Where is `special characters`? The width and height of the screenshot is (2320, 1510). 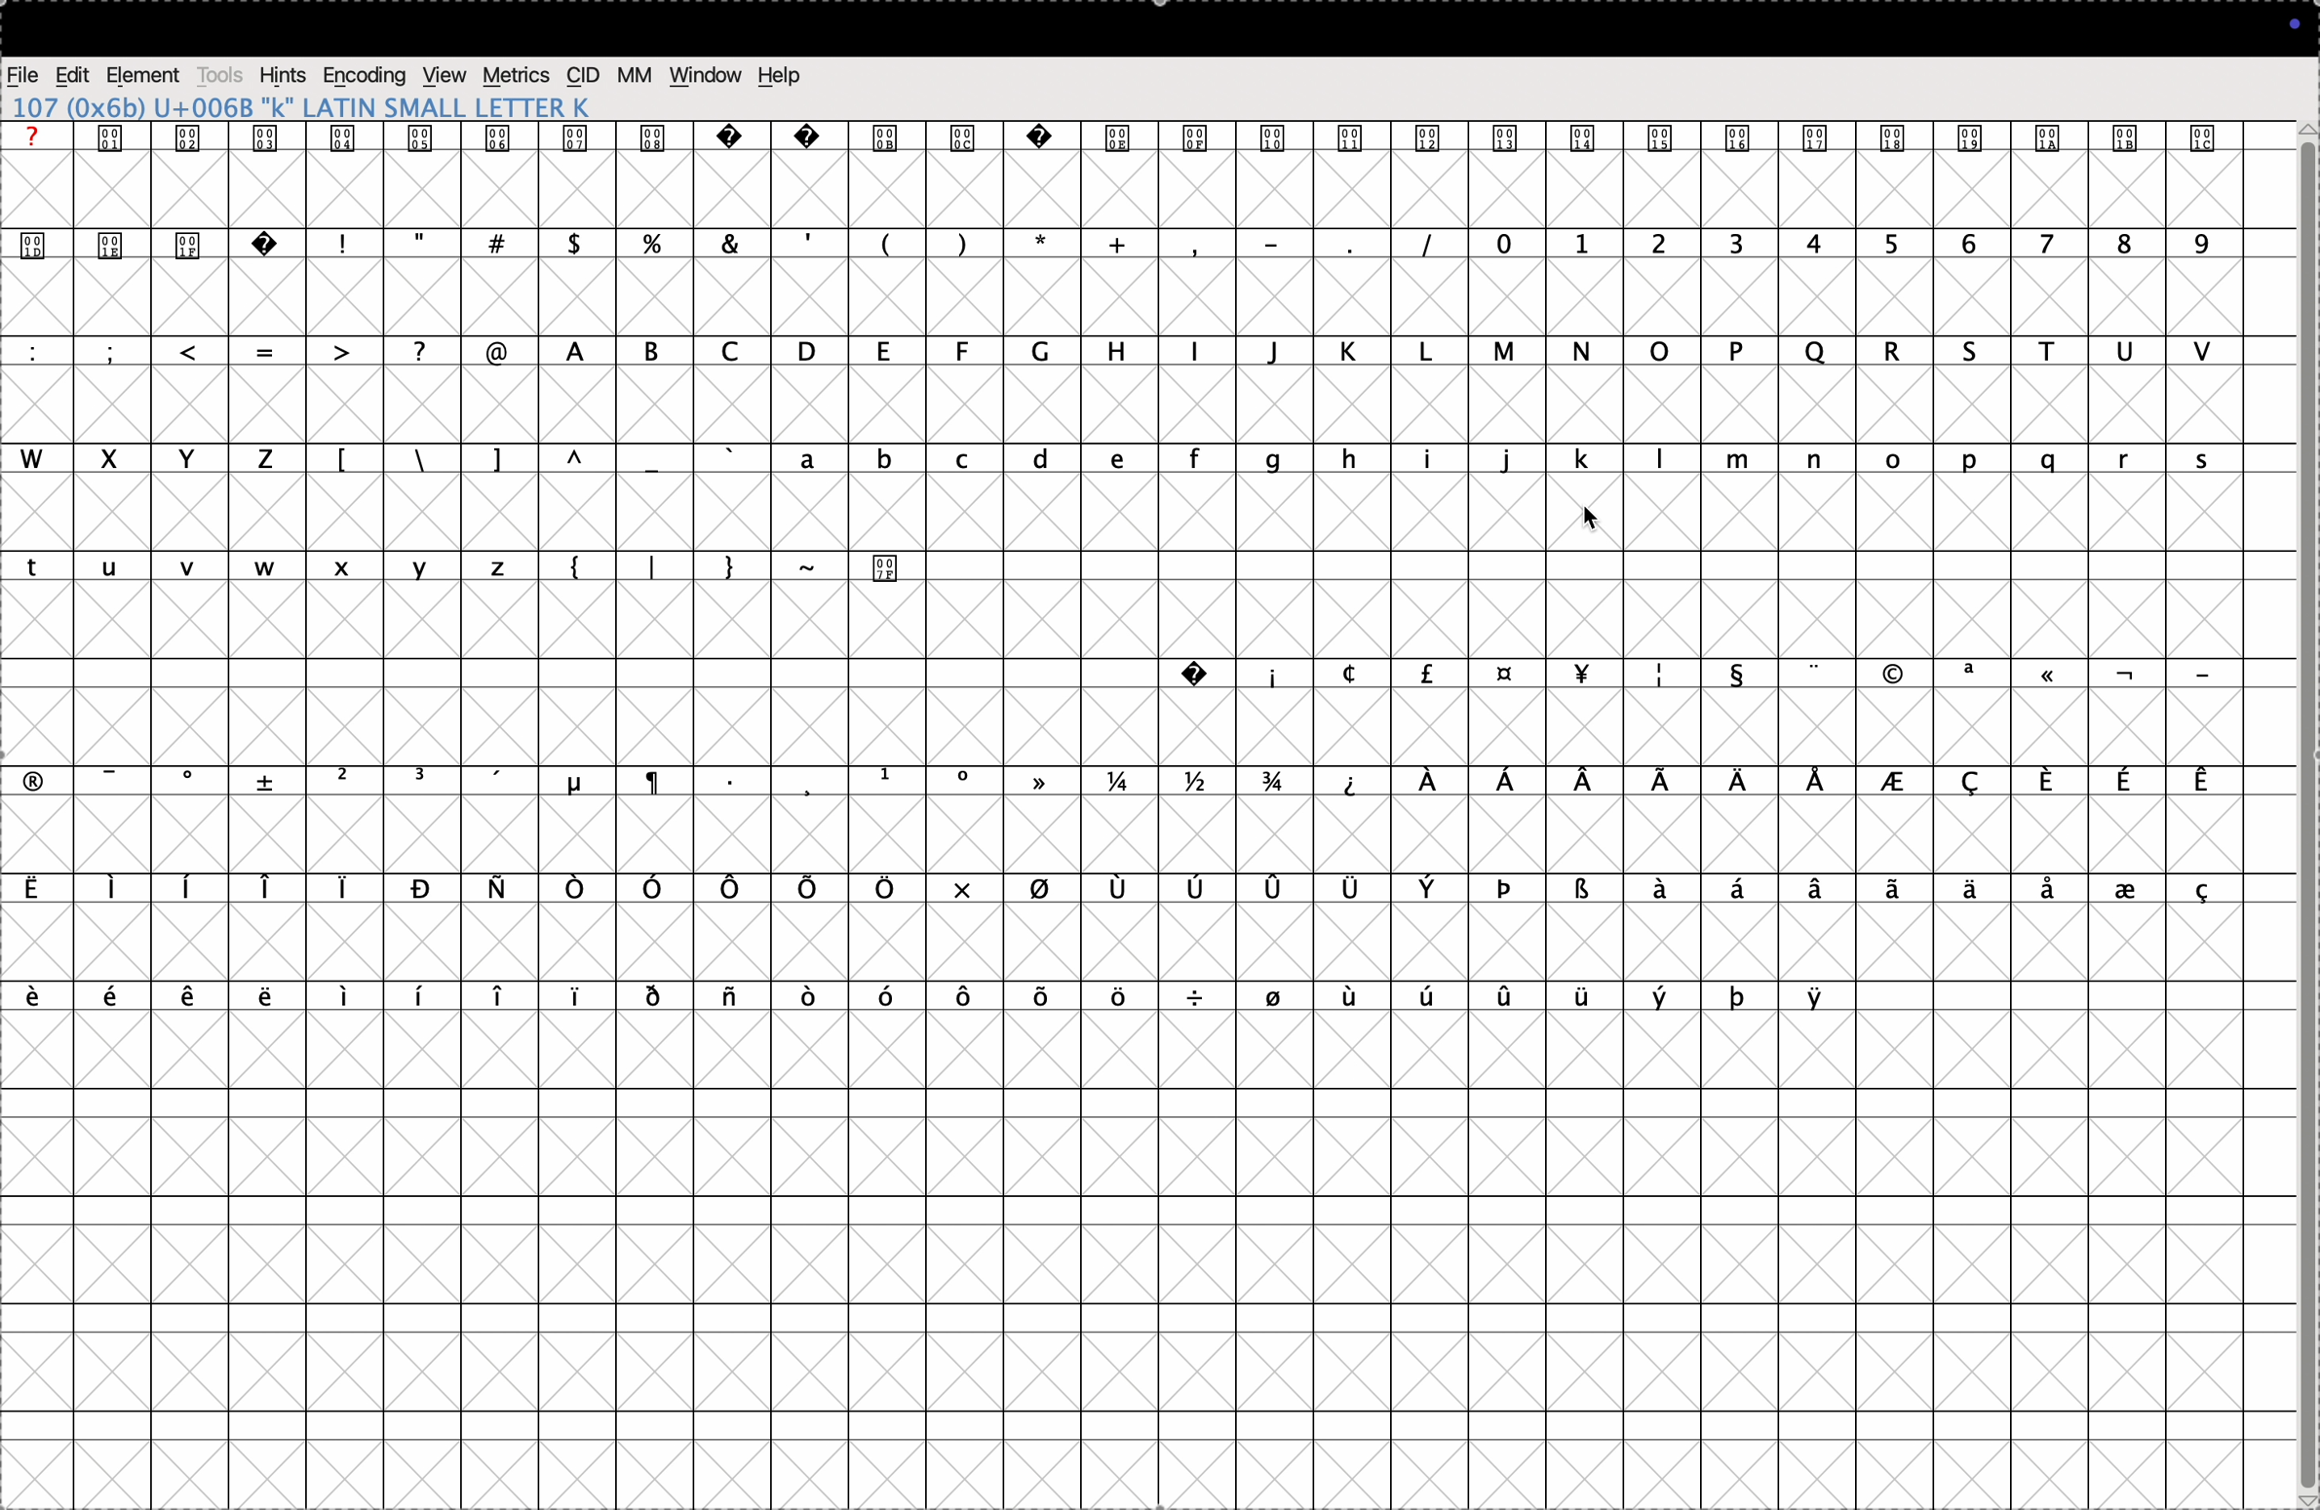 special characters is located at coordinates (1162, 140).